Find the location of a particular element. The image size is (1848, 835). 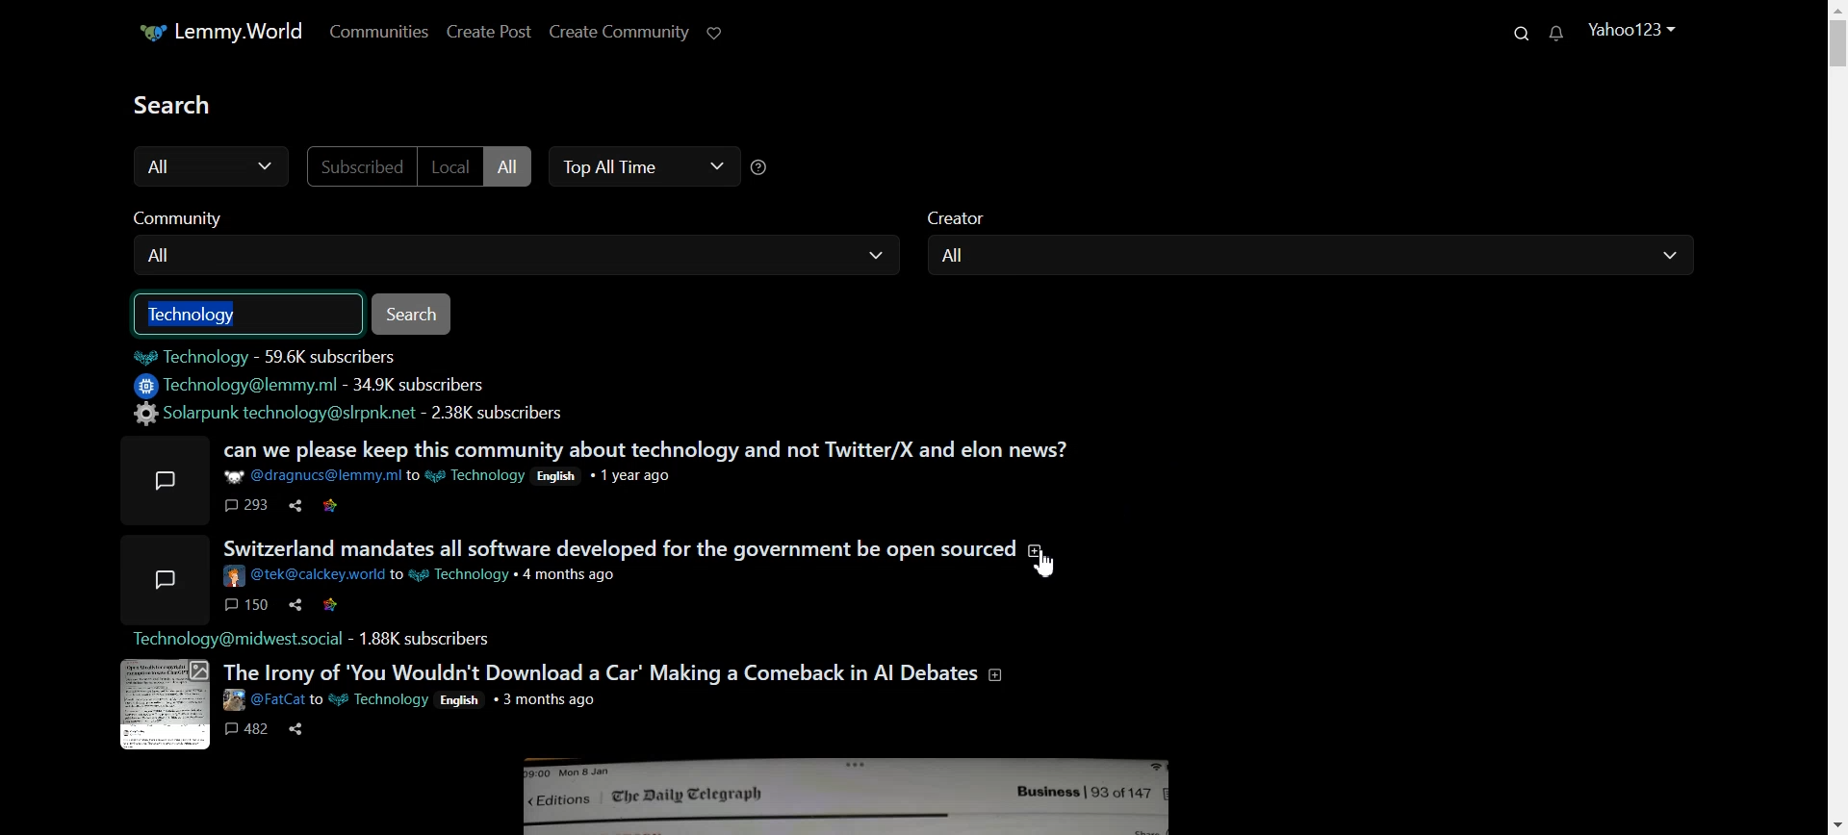

Search is located at coordinates (1519, 35).